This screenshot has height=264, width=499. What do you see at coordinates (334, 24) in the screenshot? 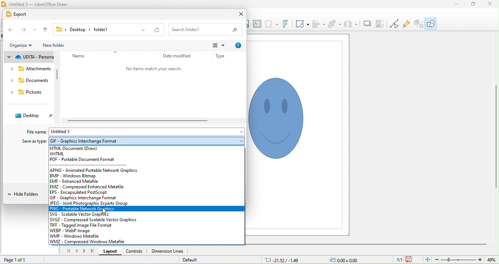
I see `arrange` at bounding box center [334, 24].